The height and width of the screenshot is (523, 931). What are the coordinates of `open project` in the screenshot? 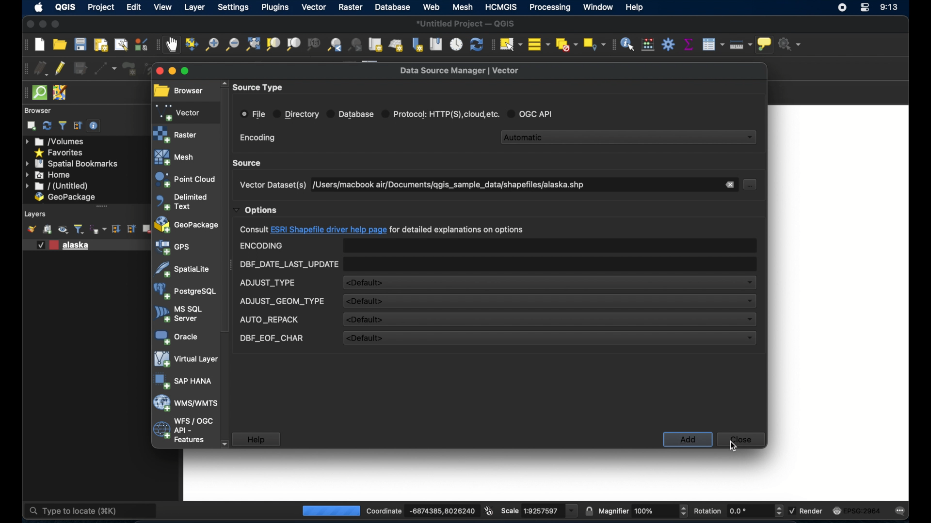 It's located at (60, 45).